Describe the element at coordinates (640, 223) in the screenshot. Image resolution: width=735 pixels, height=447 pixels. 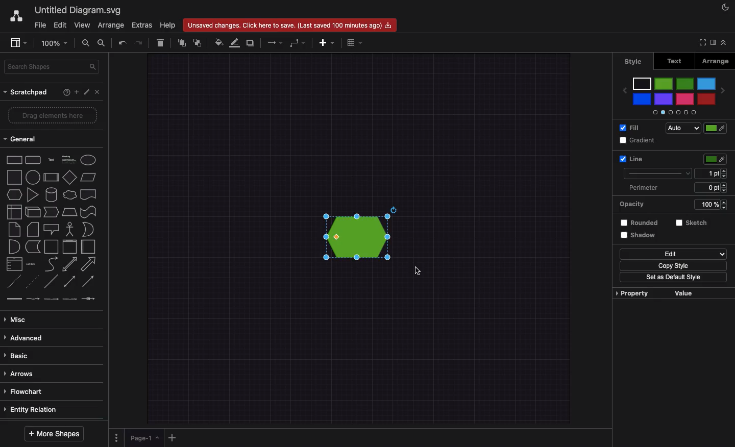
I see `Rounded` at that location.